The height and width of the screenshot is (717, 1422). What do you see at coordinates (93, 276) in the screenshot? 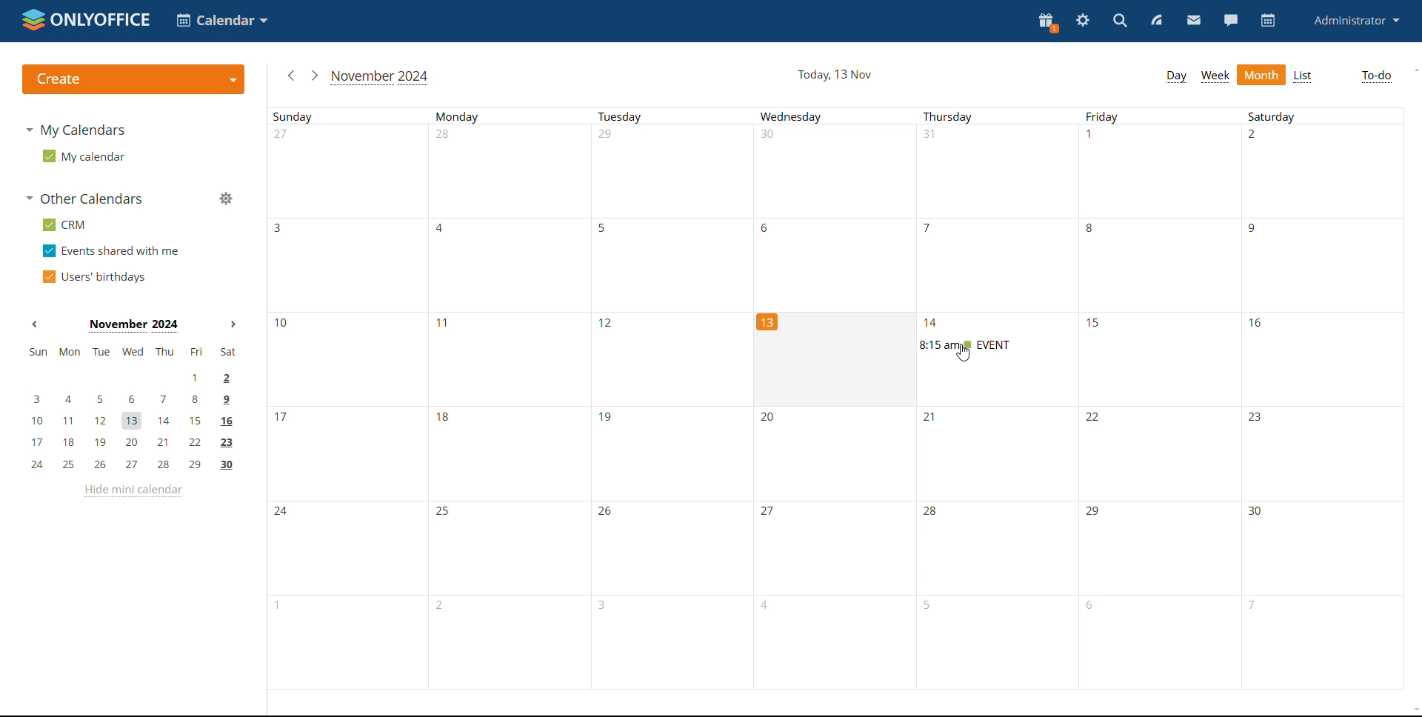
I see `users' birthdays` at bounding box center [93, 276].